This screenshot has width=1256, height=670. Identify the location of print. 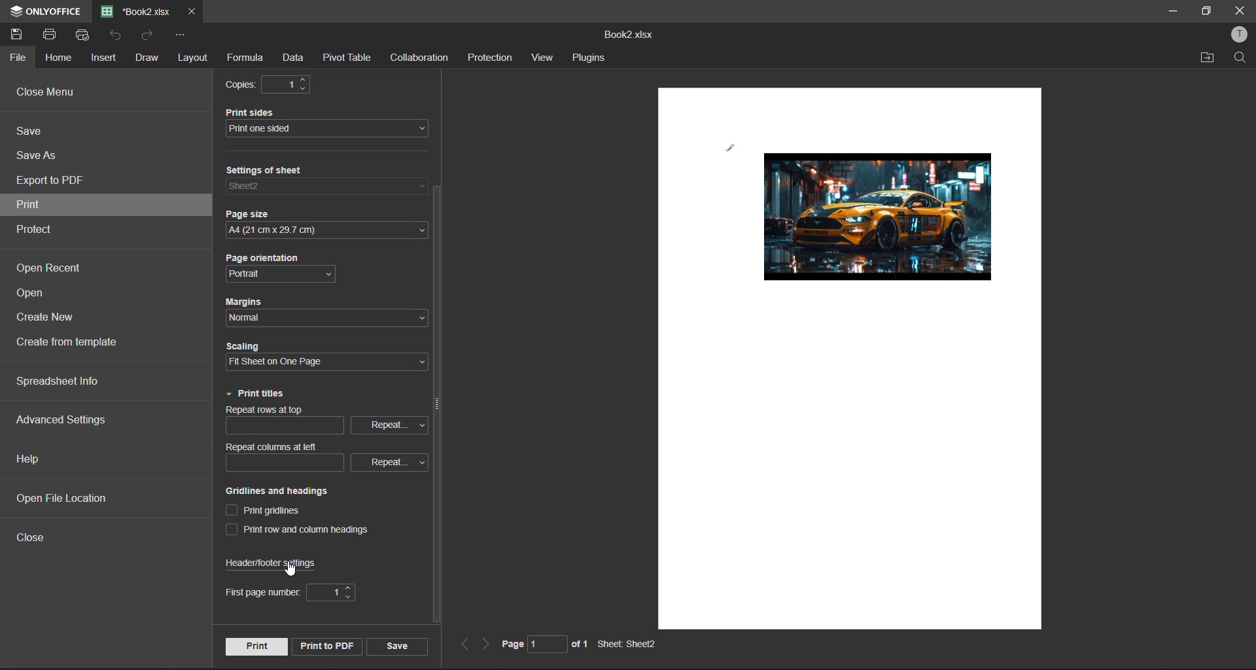
(35, 205).